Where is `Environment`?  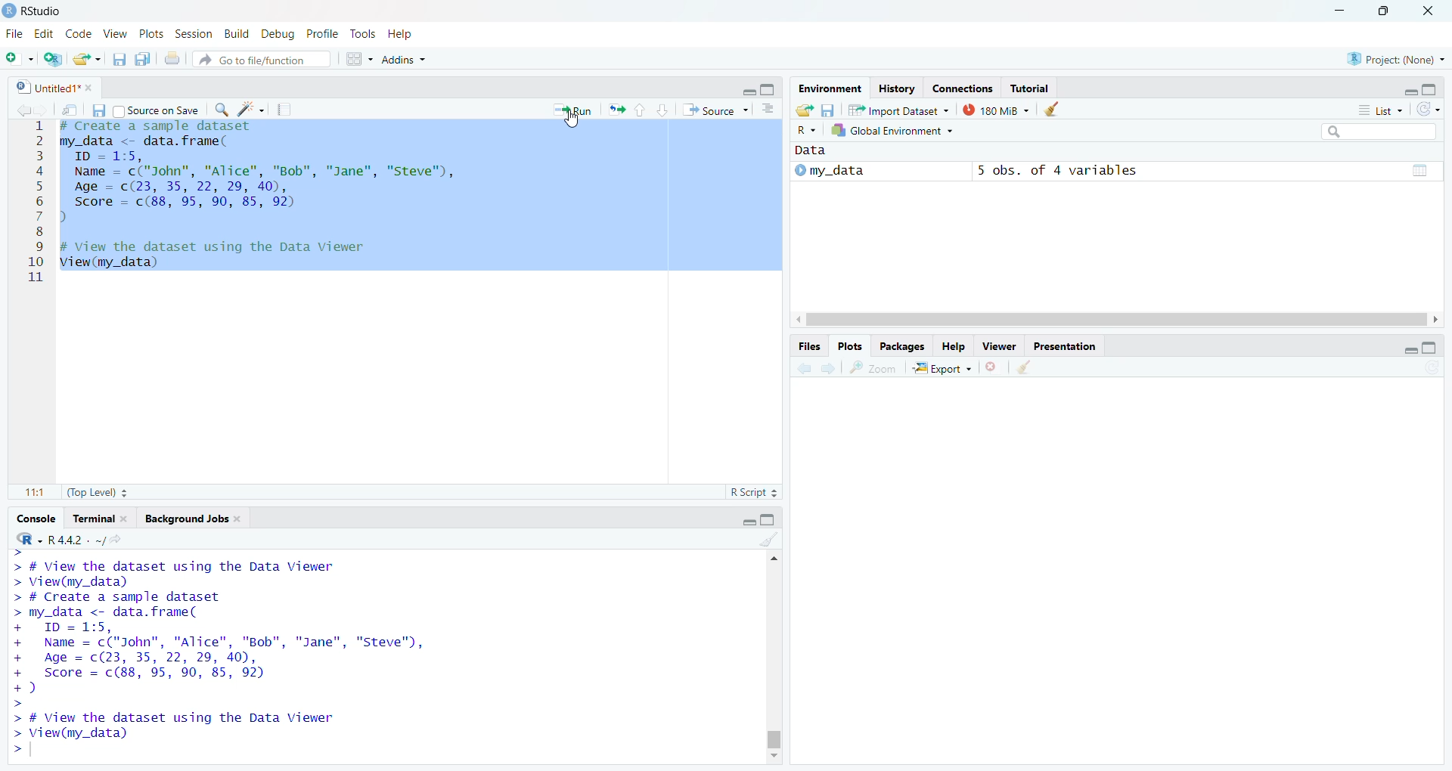
Environment is located at coordinates (830, 90).